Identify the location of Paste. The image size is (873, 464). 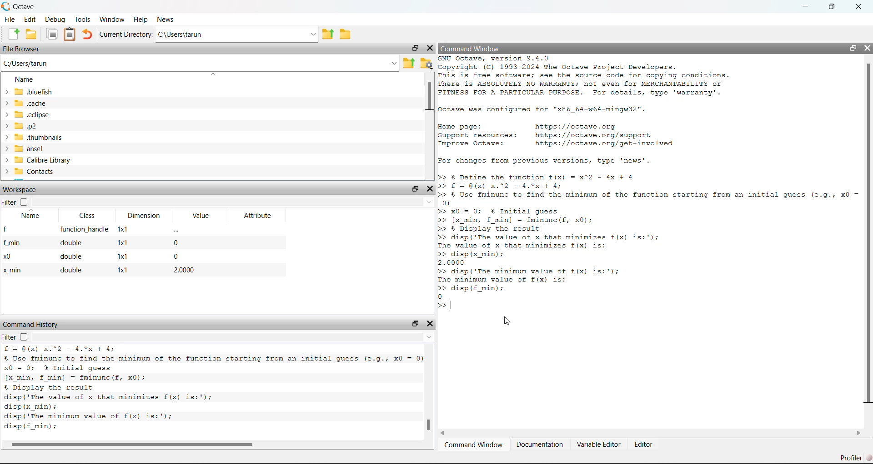
(70, 35).